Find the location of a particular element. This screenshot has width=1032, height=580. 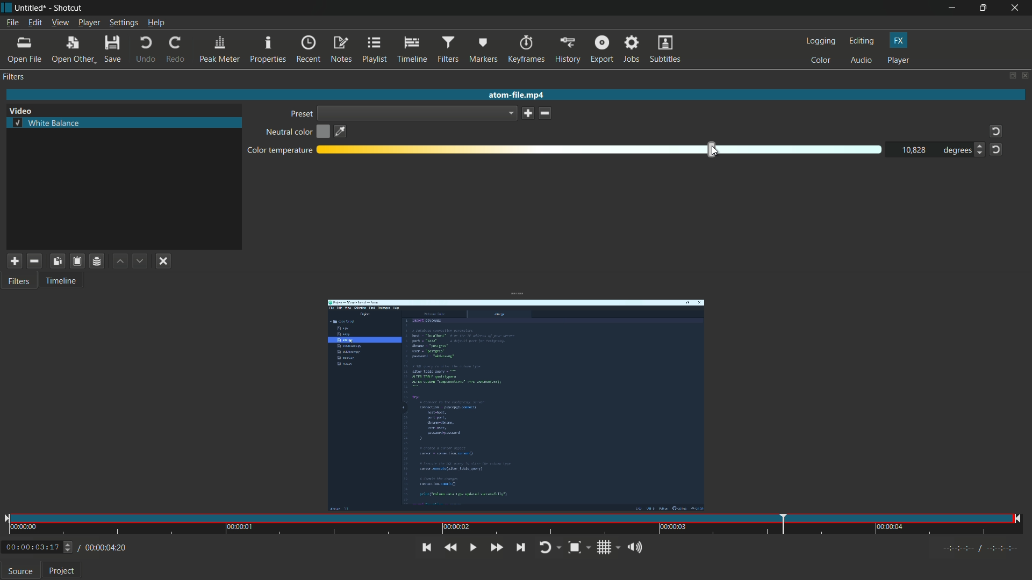

playlist is located at coordinates (374, 50).